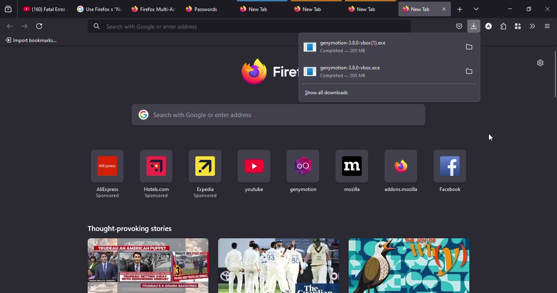 Image resolution: width=557 pixels, height=293 pixels. I want to click on back, so click(9, 27).